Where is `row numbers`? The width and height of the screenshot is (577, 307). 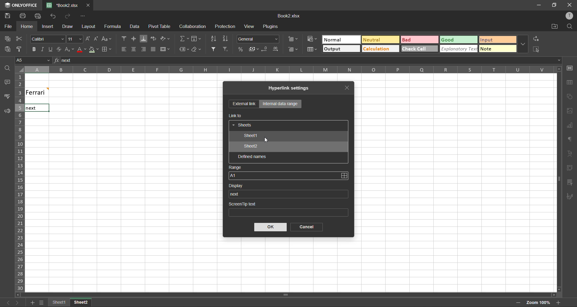
row numbers is located at coordinates (19, 183).